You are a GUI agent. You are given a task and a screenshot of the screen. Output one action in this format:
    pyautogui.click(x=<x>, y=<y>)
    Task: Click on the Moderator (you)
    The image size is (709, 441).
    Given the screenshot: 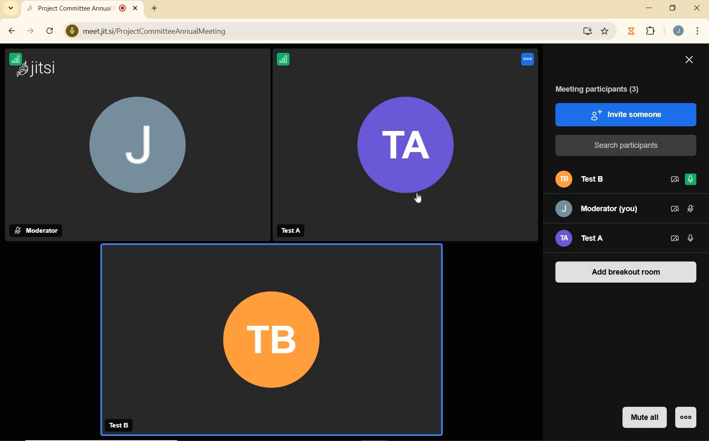 What is the action you would take?
    pyautogui.click(x=598, y=209)
    